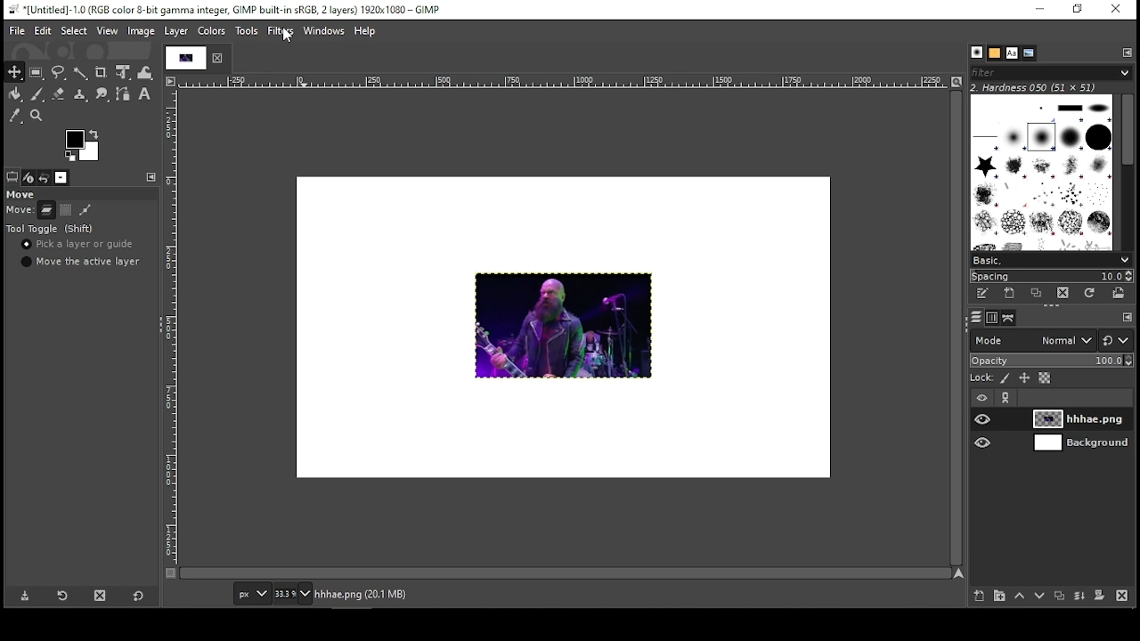  What do you see at coordinates (20, 210) in the screenshot?
I see `move` at bounding box center [20, 210].